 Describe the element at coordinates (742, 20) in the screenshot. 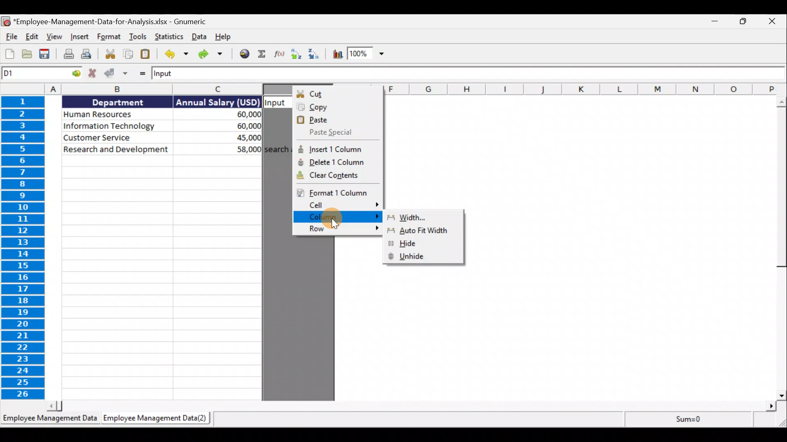

I see `Maximise` at that location.